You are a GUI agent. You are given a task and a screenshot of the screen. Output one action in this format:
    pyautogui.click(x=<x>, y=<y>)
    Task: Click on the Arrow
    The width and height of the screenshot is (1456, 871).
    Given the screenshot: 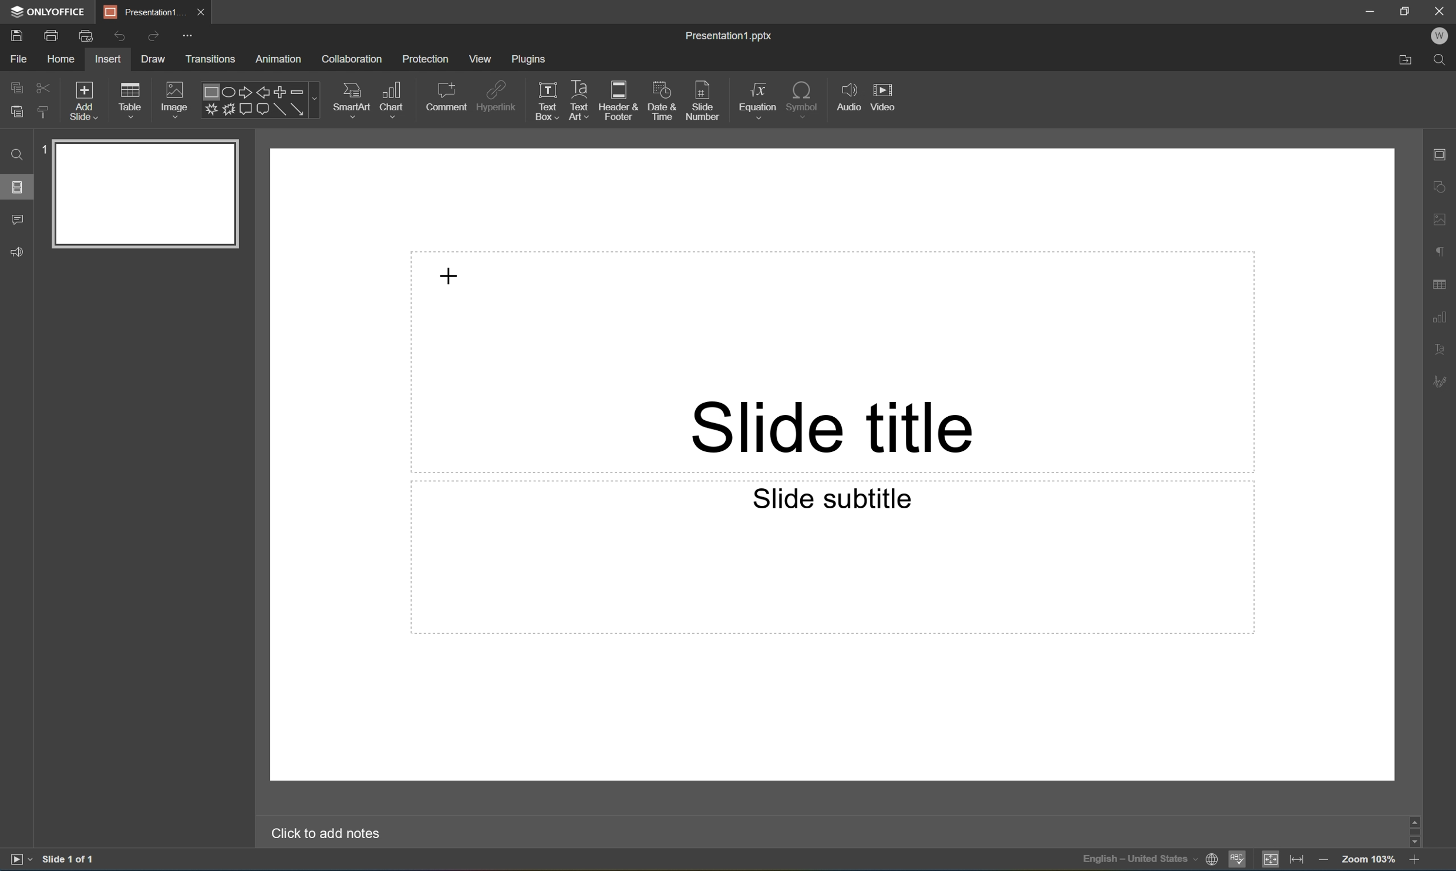 What is the action you would take?
    pyautogui.click(x=298, y=109)
    